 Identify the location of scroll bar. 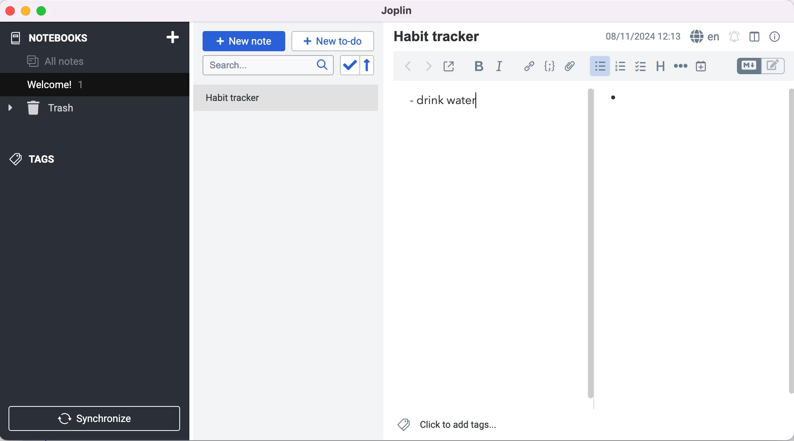
(789, 240).